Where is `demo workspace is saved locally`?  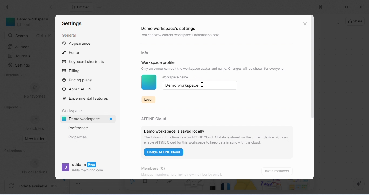 demo workspace is saved locally is located at coordinates (174, 130).